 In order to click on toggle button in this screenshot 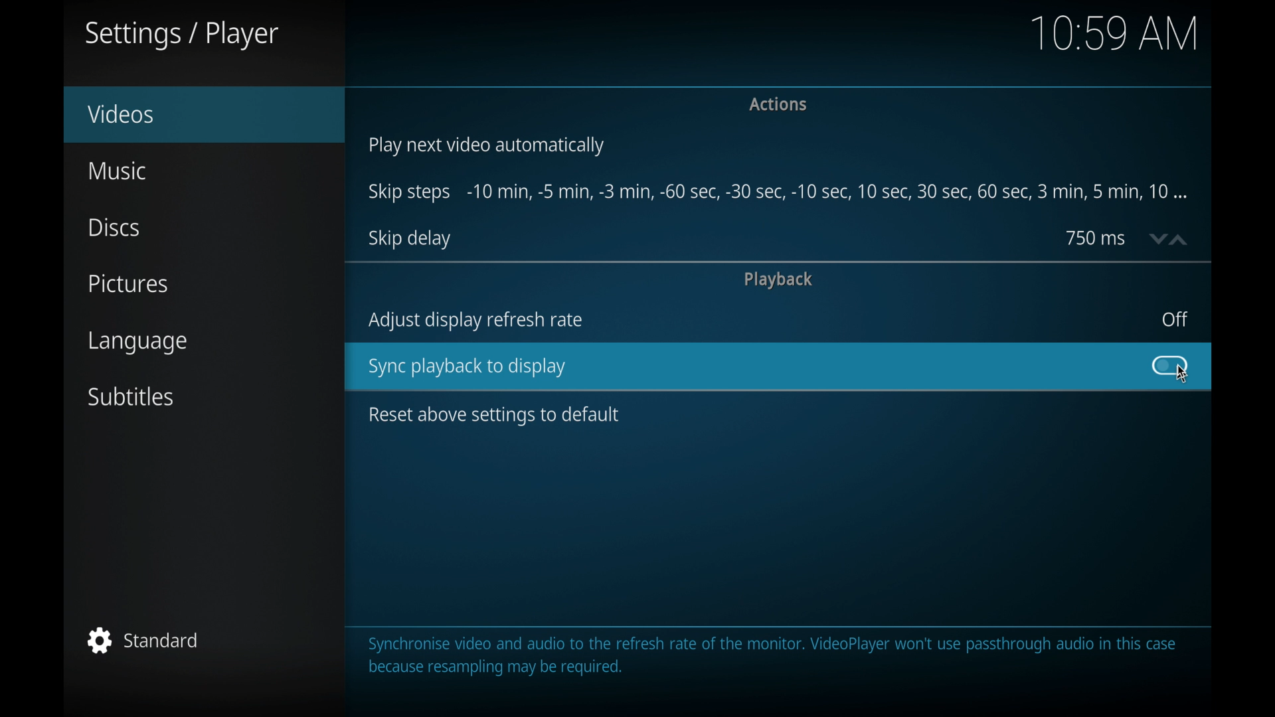, I will do `click(1171, 366)`.